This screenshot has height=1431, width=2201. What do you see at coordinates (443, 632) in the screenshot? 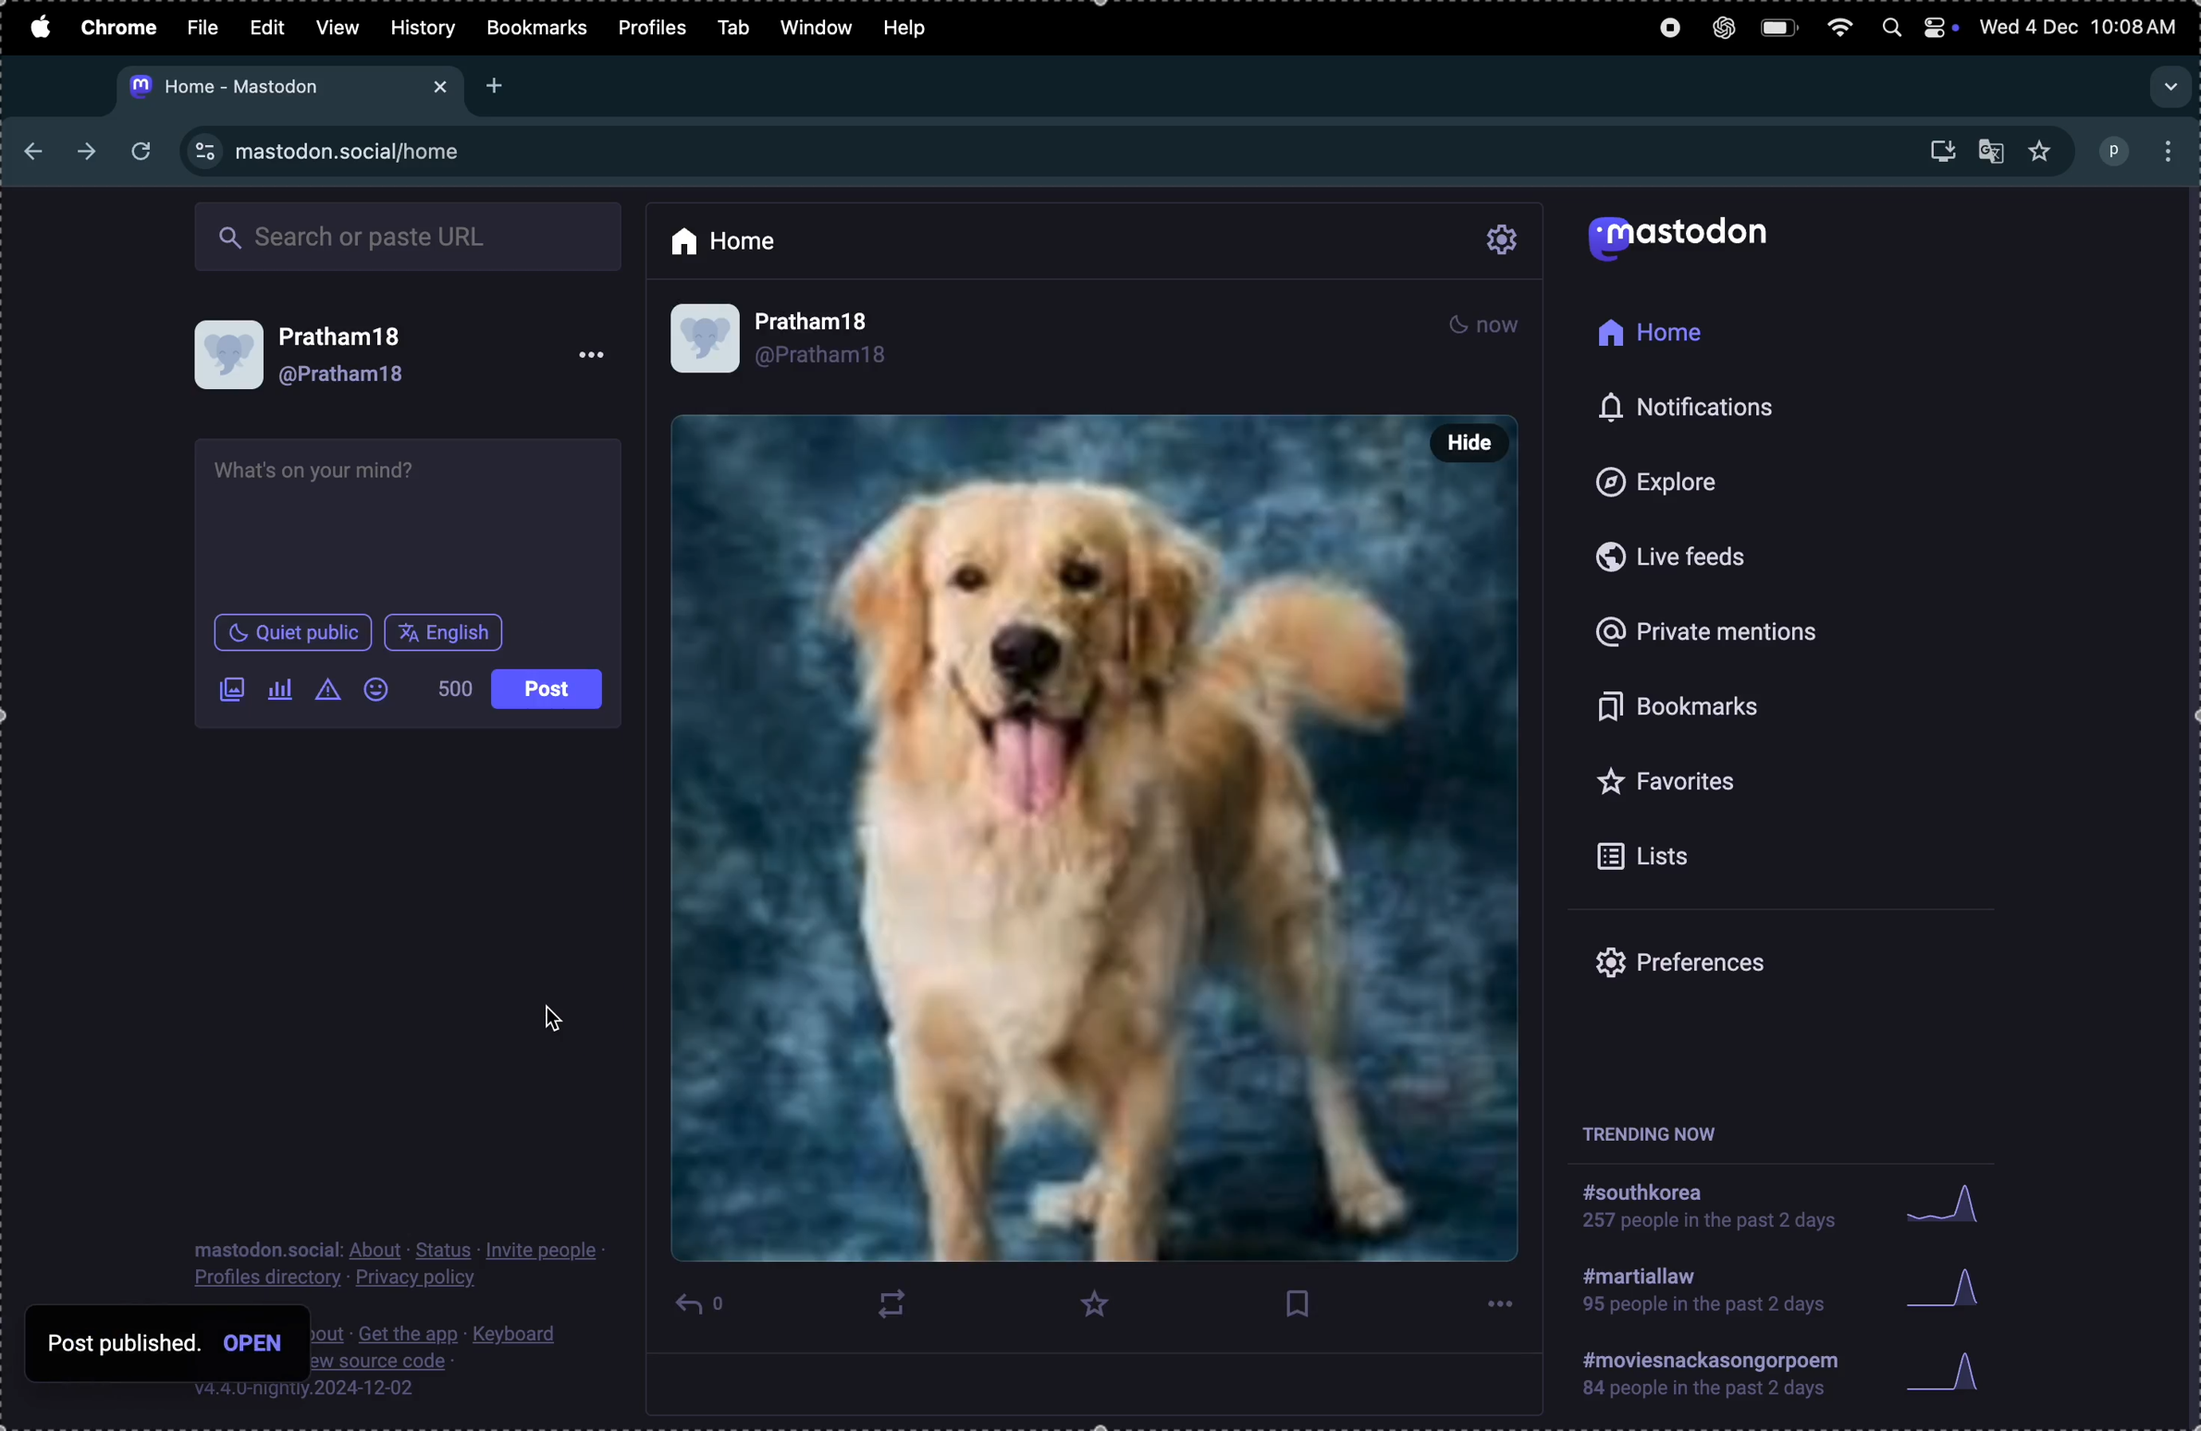
I see `English` at bounding box center [443, 632].